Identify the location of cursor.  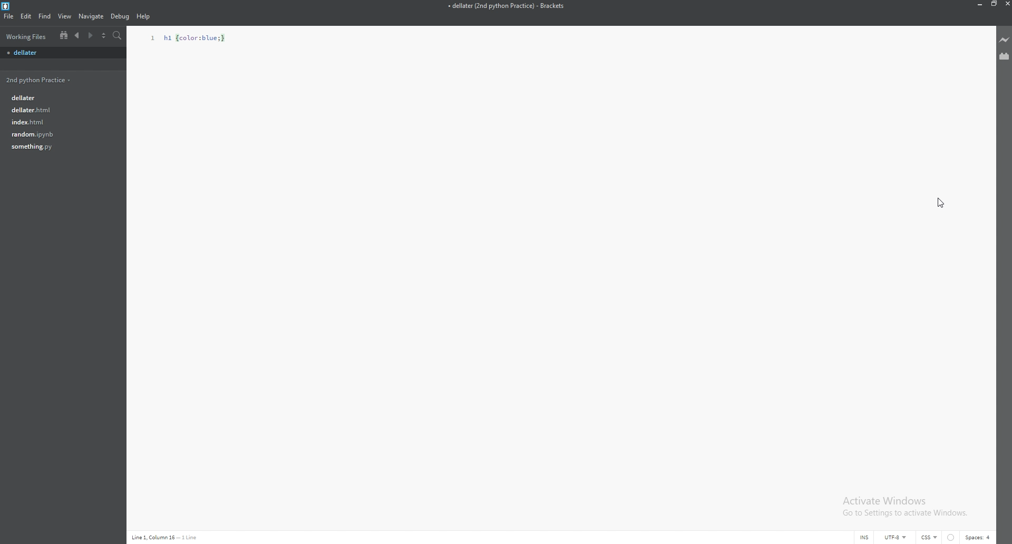
(945, 203).